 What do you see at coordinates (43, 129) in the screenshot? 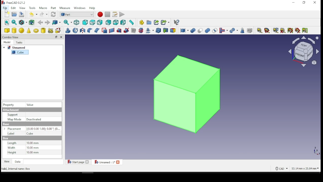
I see `0,000,00` at bounding box center [43, 129].